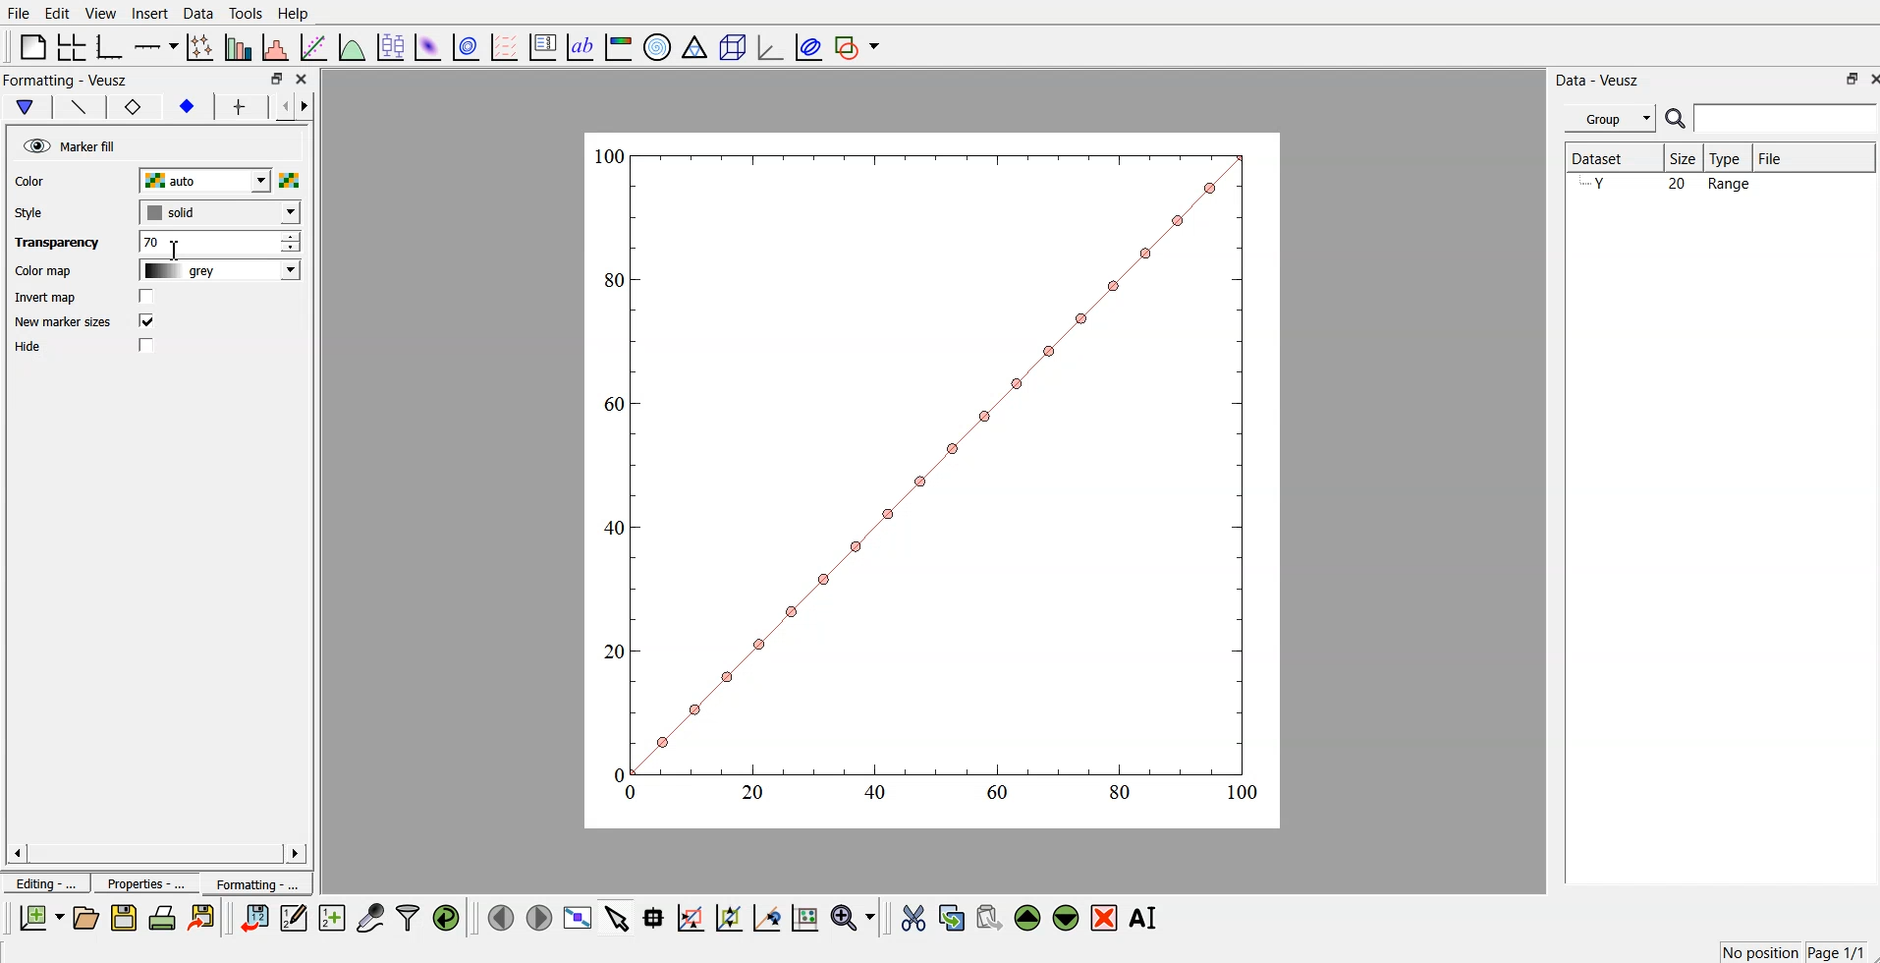 This screenshot has height=963, width=1880. I want to click on previous, so click(277, 109).